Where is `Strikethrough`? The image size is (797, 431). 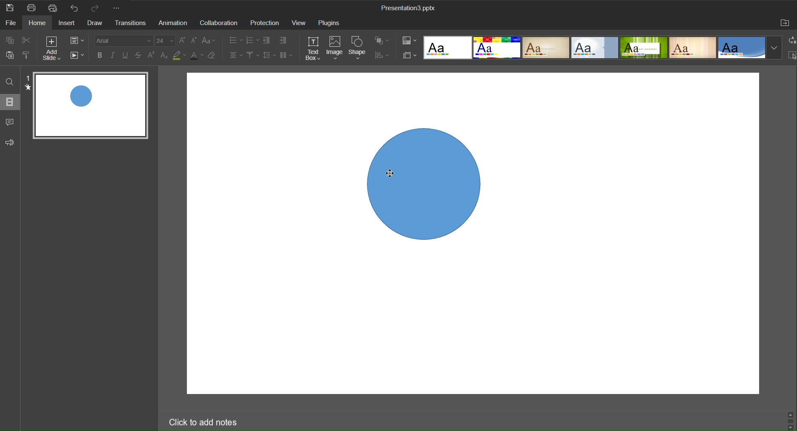
Strikethrough is located at coordinates (139, 56).